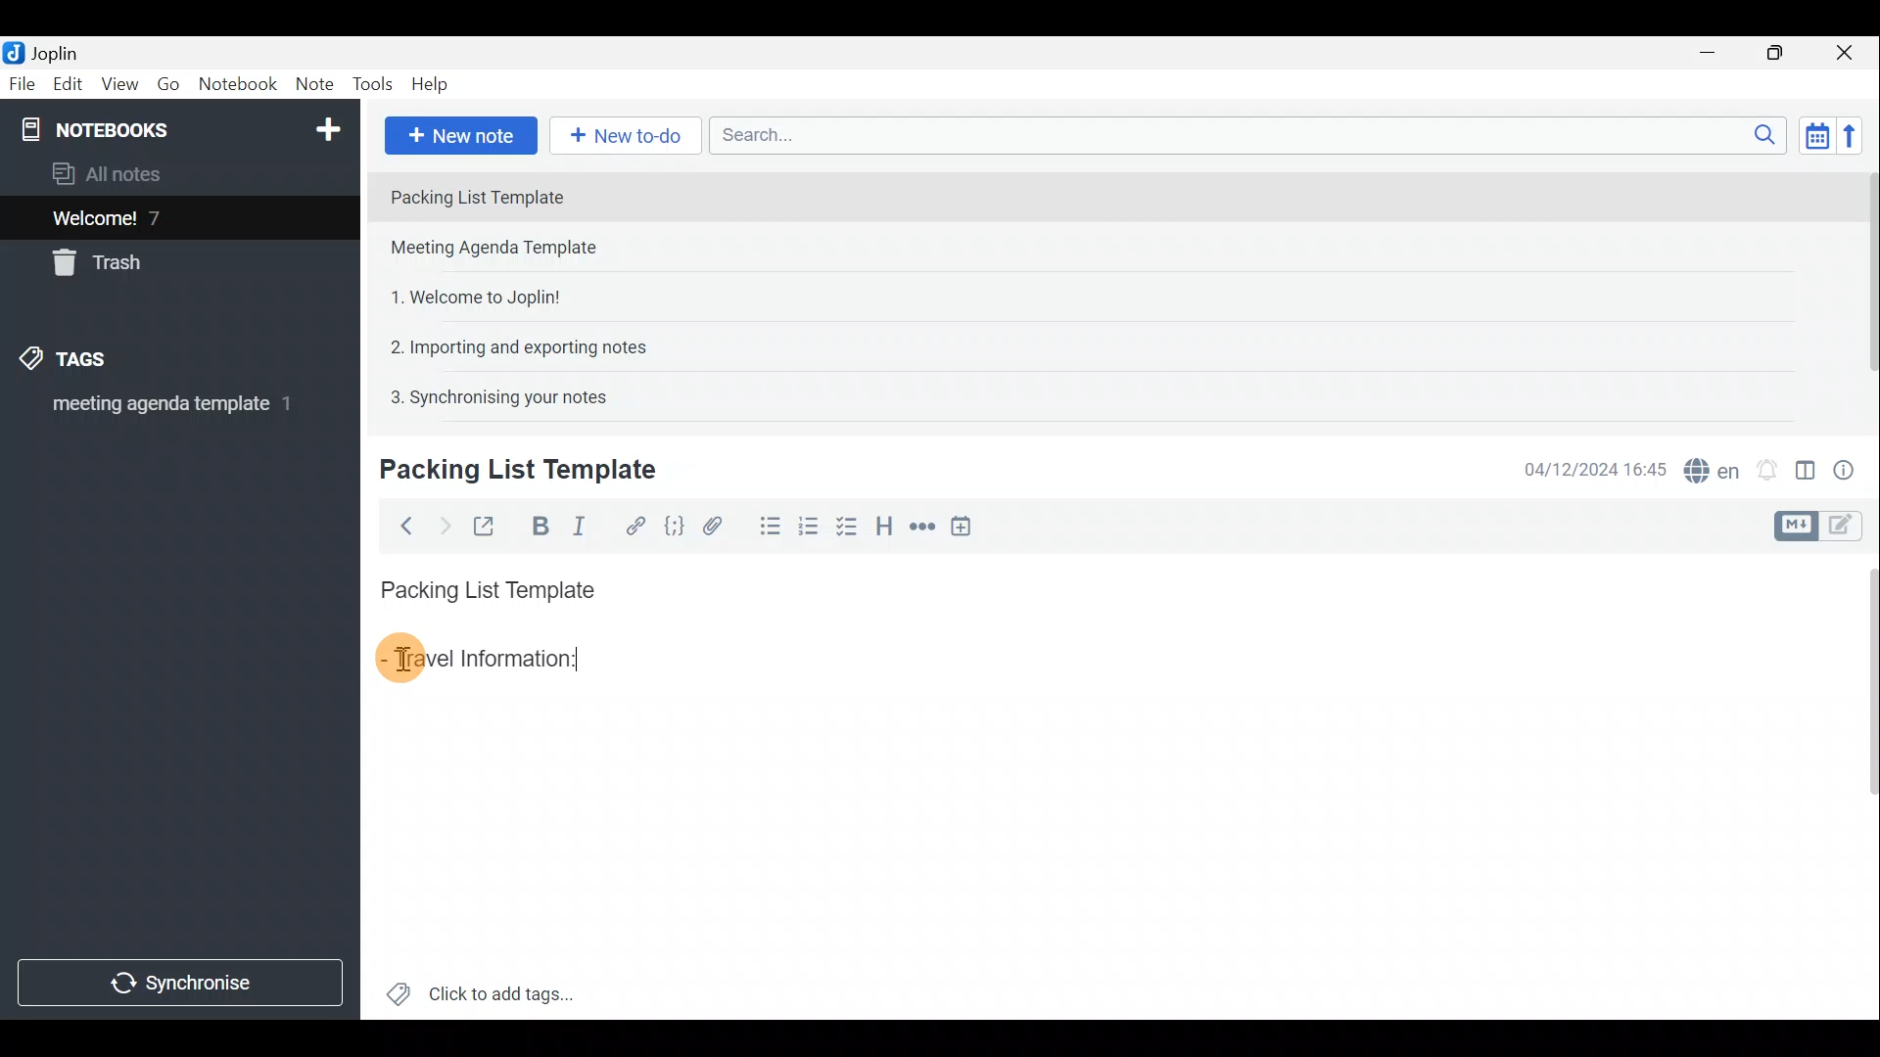  Describe the element at coordinates (1782, 53) in the screenshot. I see `Maximise` at that location.